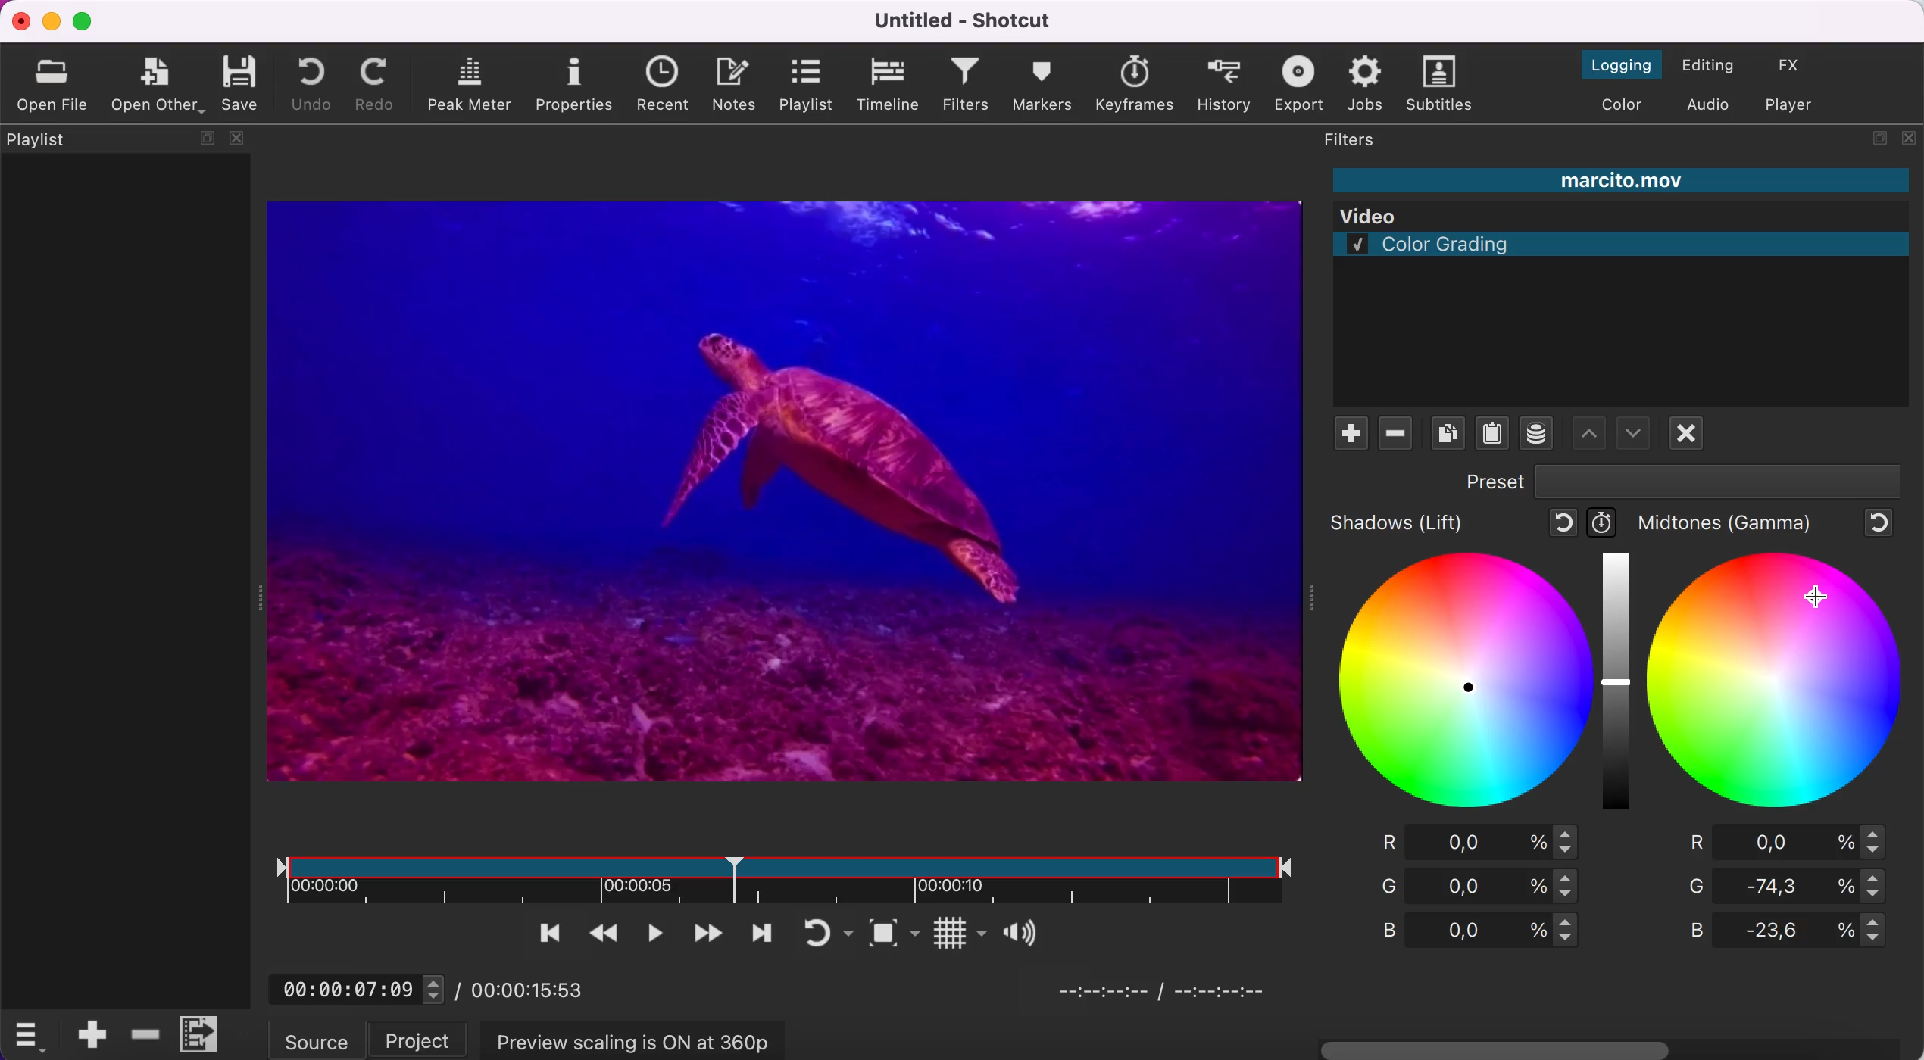 The height and width of the screenshot is (1060, 1924). What do you see at coordinates (1607, 64) in the screenshot?
I see `switch to the logging layout` at bounding box center [1607, 64].